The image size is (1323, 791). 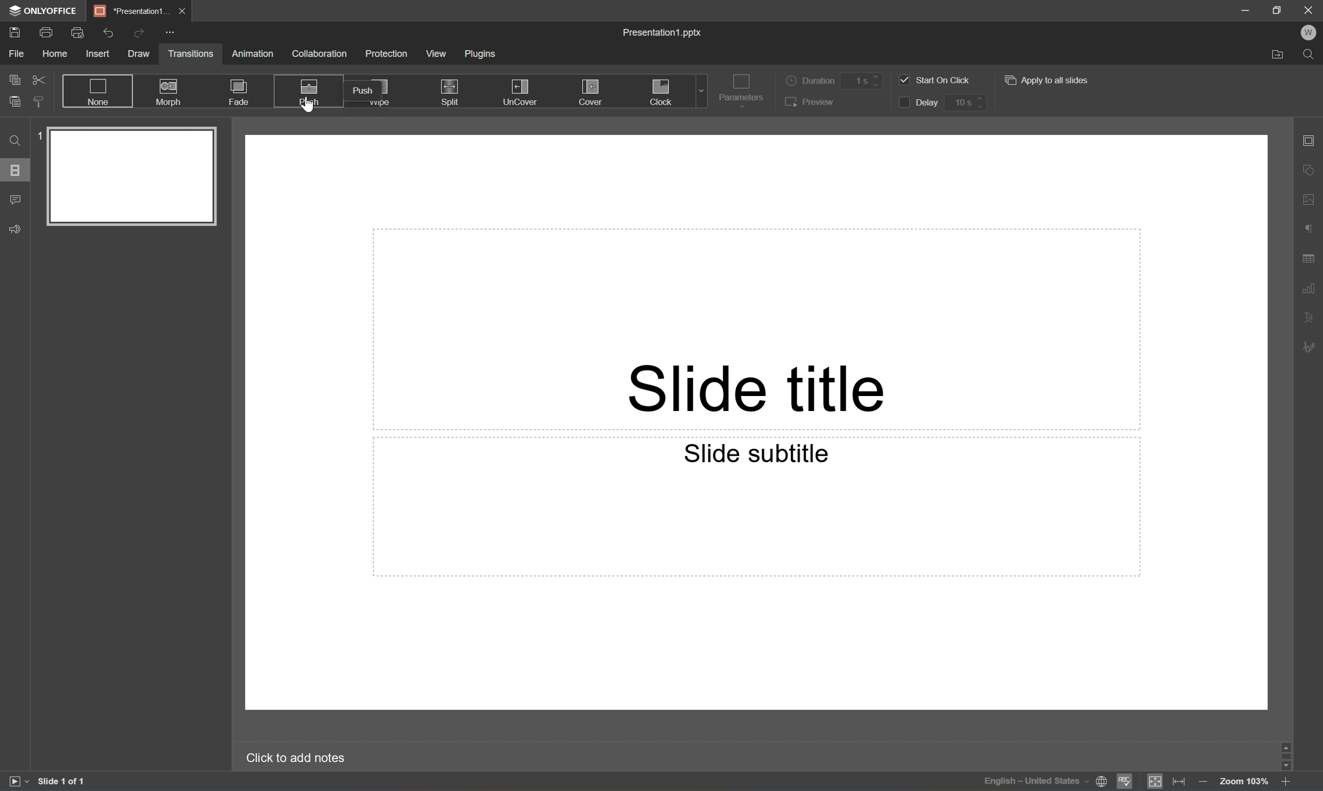 I want to click on Click to add notes, so click(x=294, y=758).